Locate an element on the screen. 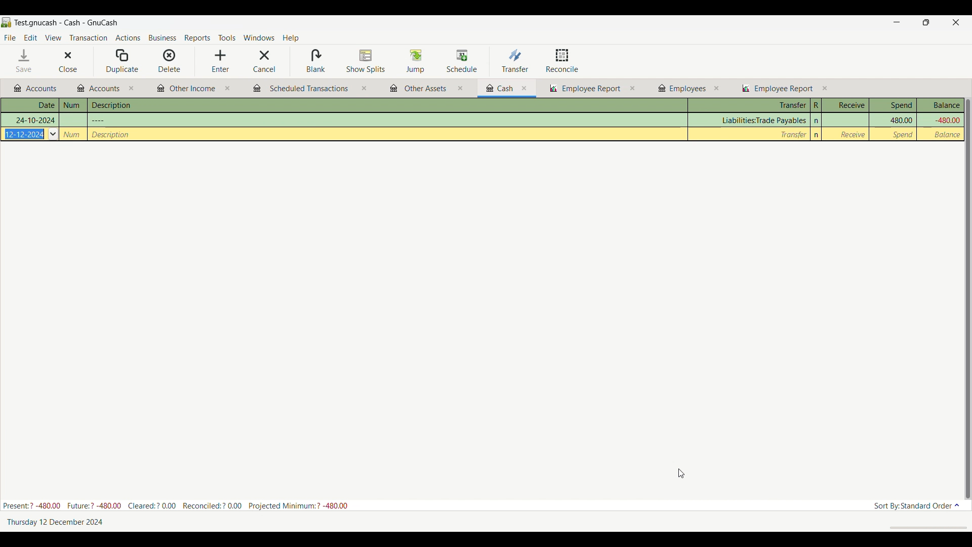  close is located at coordinates (227, 88).